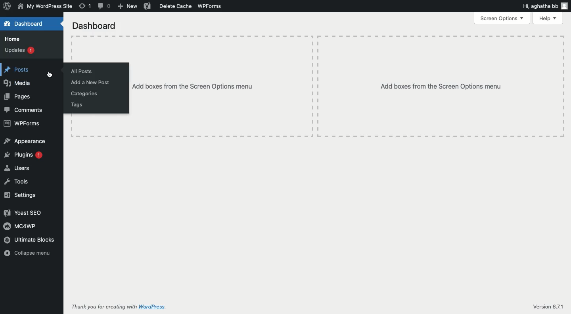 The width and height of the screenshot is (571, 314). What do you see at coordinates (25, 140) in the screenshot?
I see `Appearance` at bounding box center [25, 140].